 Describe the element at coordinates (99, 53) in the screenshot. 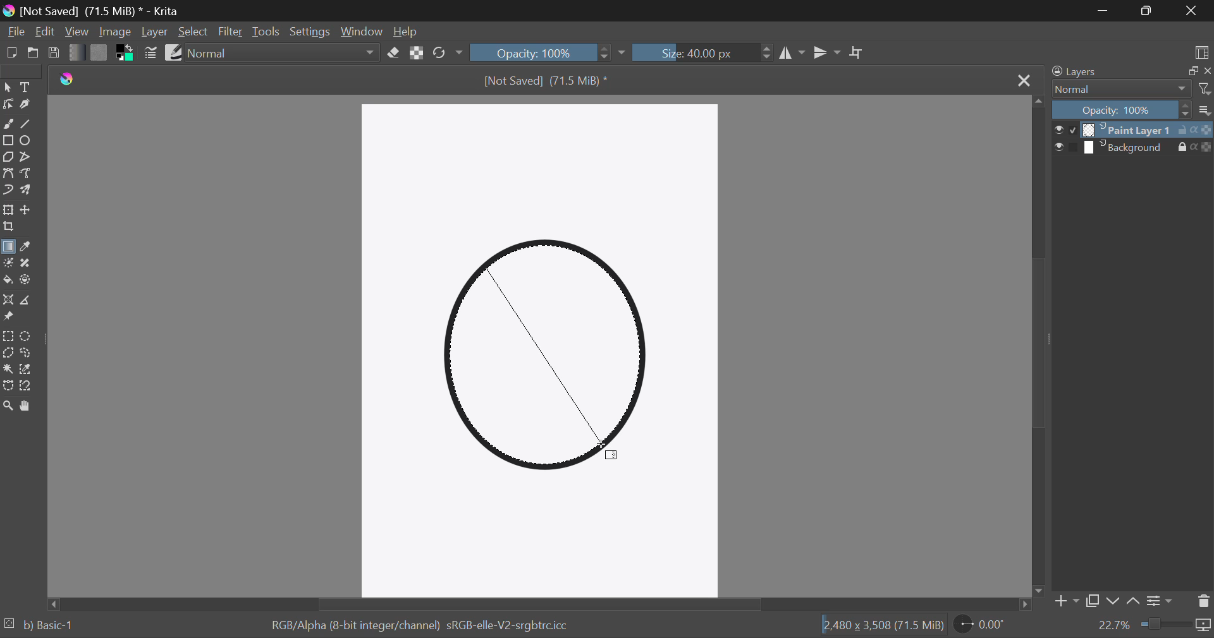

I see `Pattern` at that location.